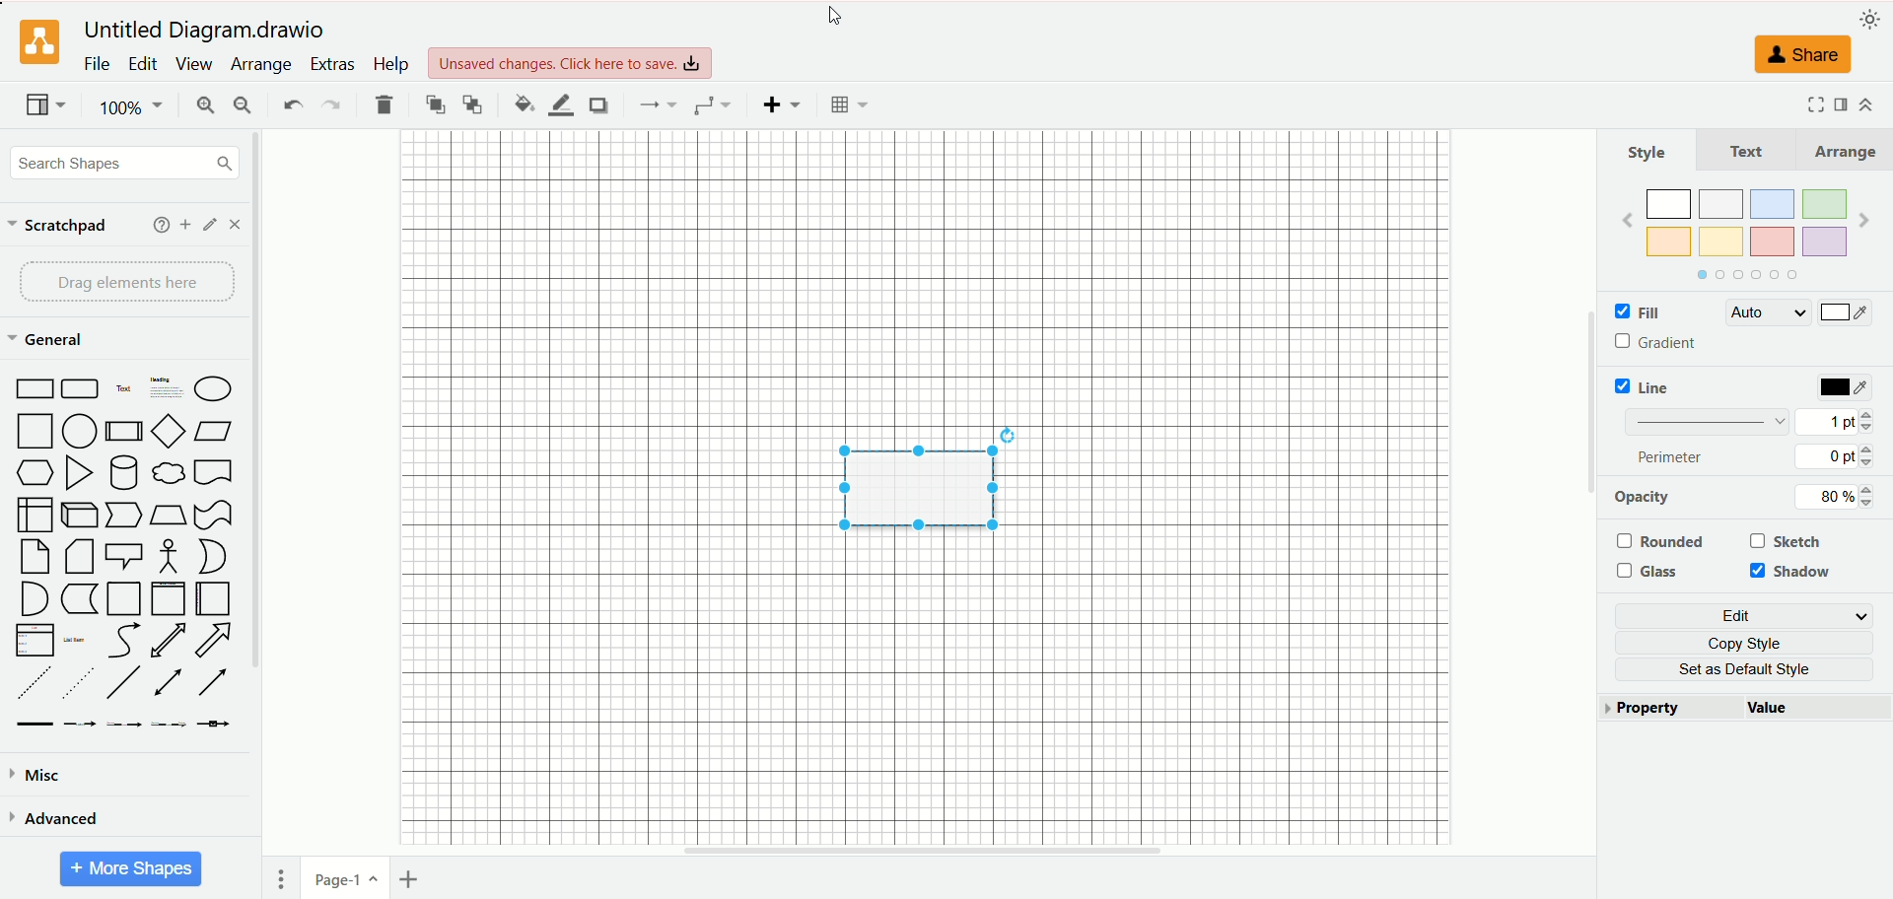 The width and height of the screenshot is (1893, 899). I want to click on gradient, so click(1659, 343).